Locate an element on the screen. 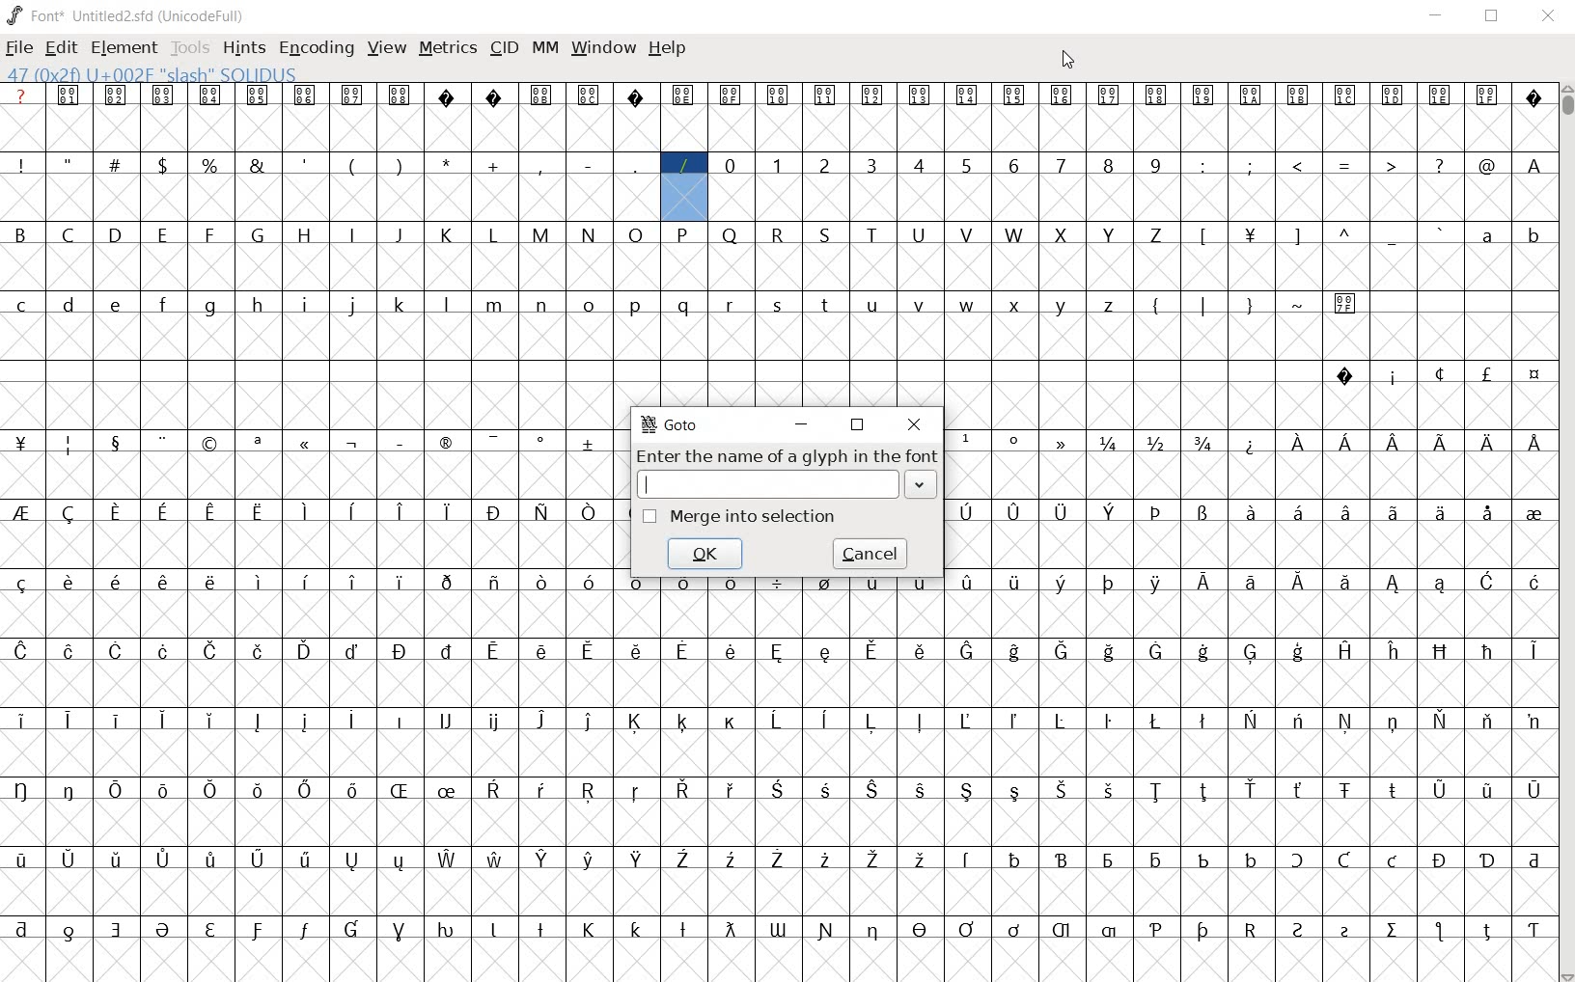  glyph is located at coordinates (119, 306).